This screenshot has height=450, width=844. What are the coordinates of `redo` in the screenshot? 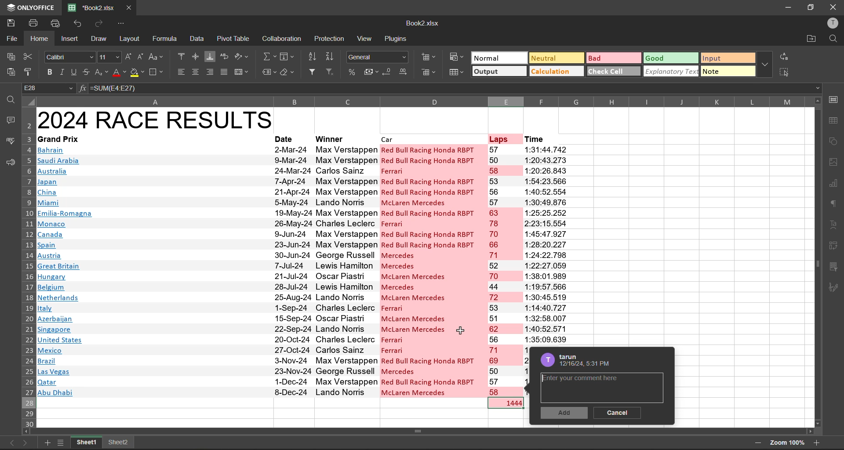 It's located at (100, 22).